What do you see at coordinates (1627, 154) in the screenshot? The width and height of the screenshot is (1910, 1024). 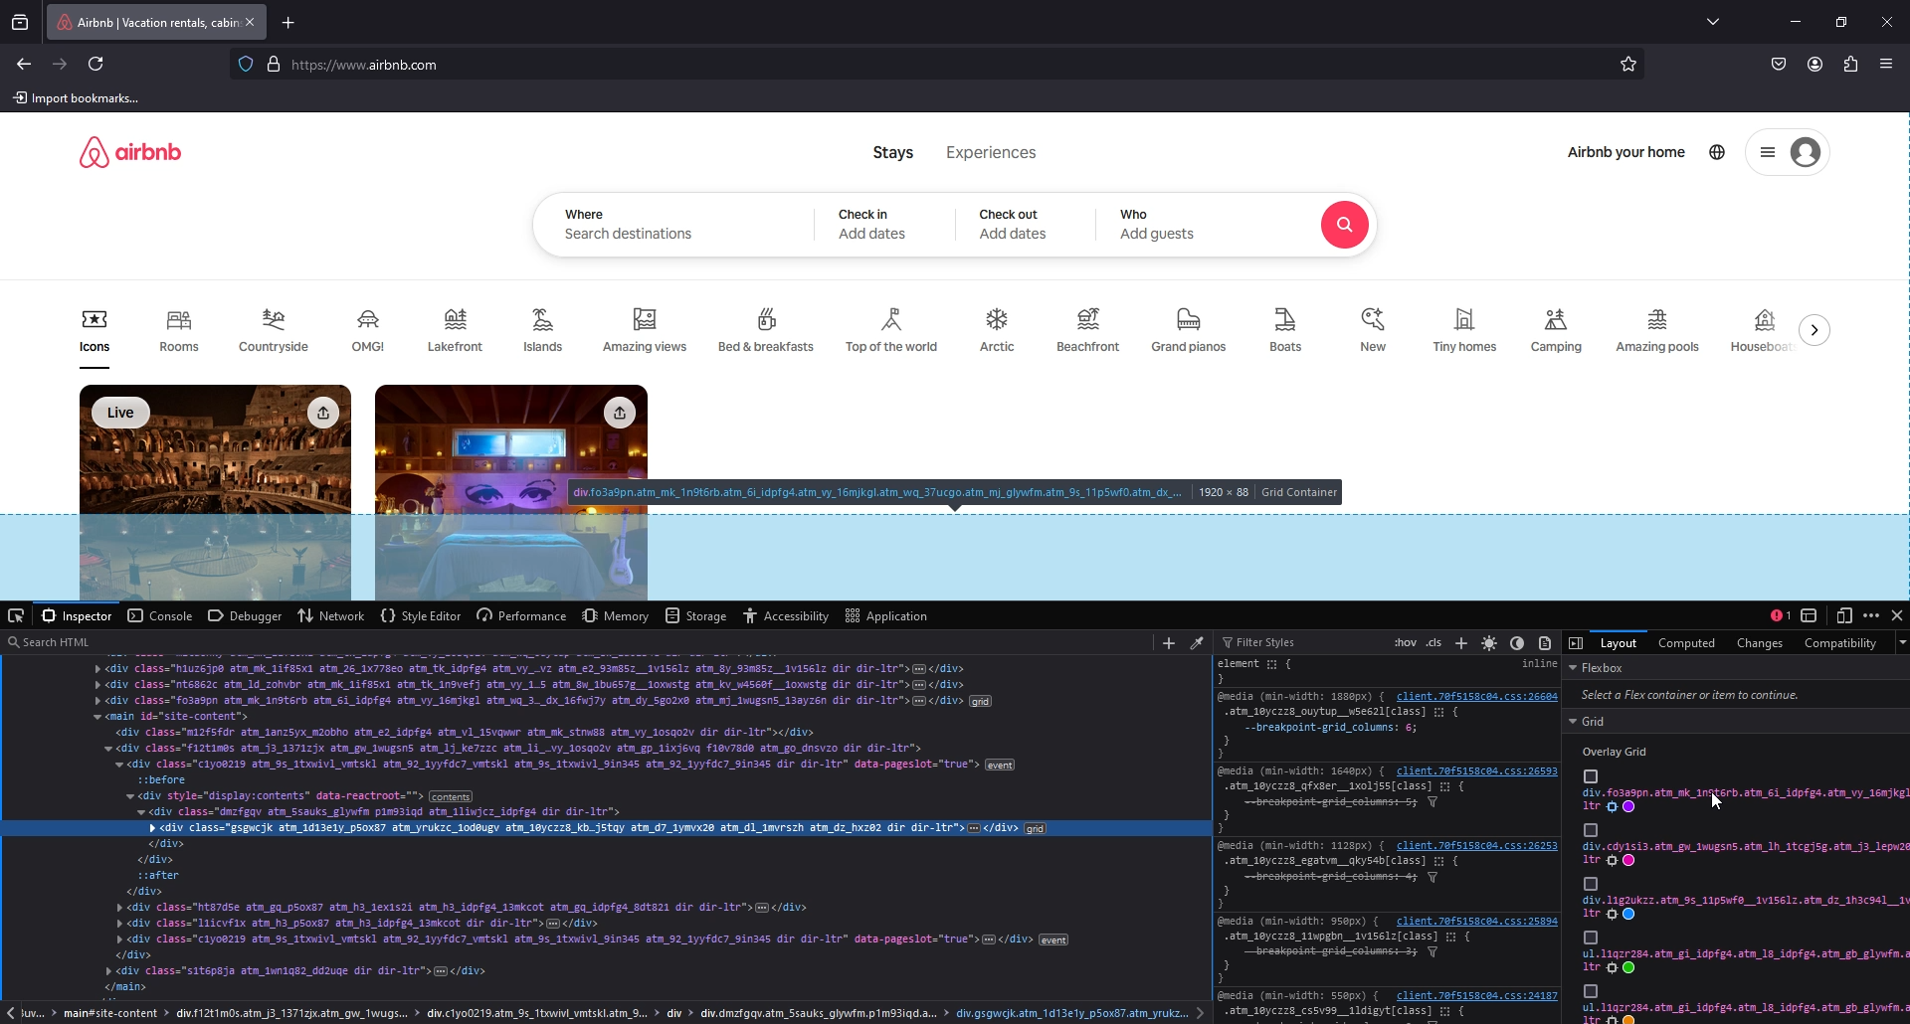 I see `Airbnb your home` at bounding box center [1627, 154].